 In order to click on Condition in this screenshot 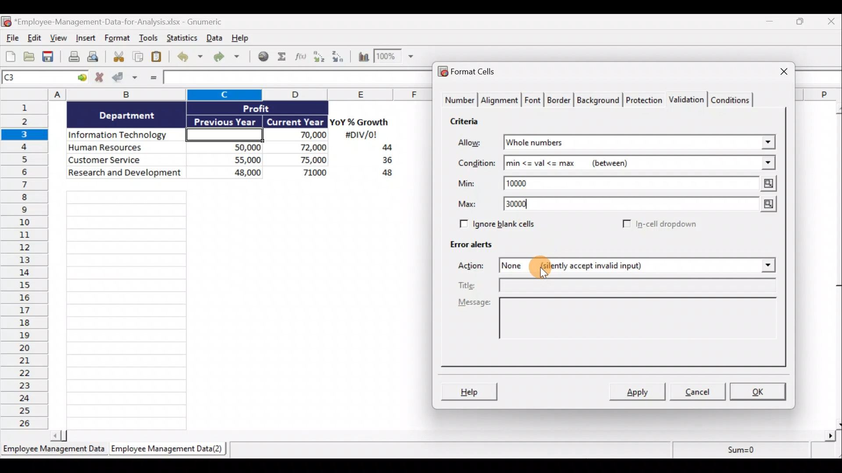, I will do `click(476, 163)`.